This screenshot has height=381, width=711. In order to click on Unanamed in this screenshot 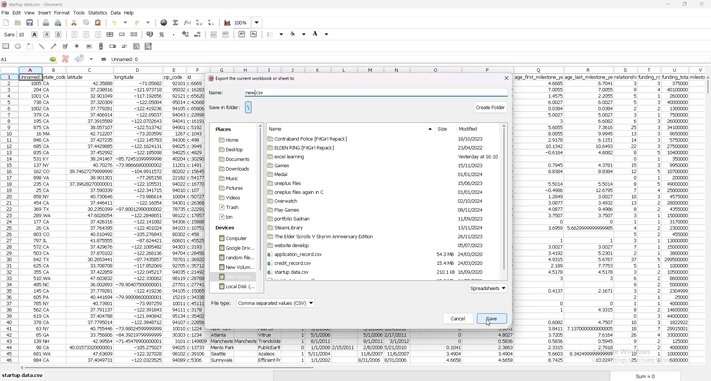, I will do `click(284, 60)`.